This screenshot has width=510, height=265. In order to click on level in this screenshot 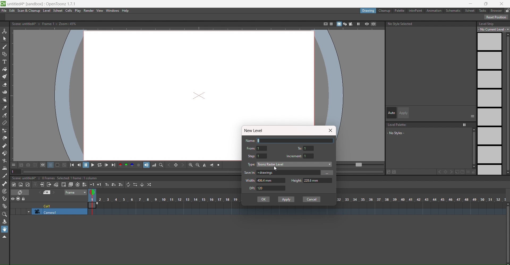, I will do `click(46, 11)`.